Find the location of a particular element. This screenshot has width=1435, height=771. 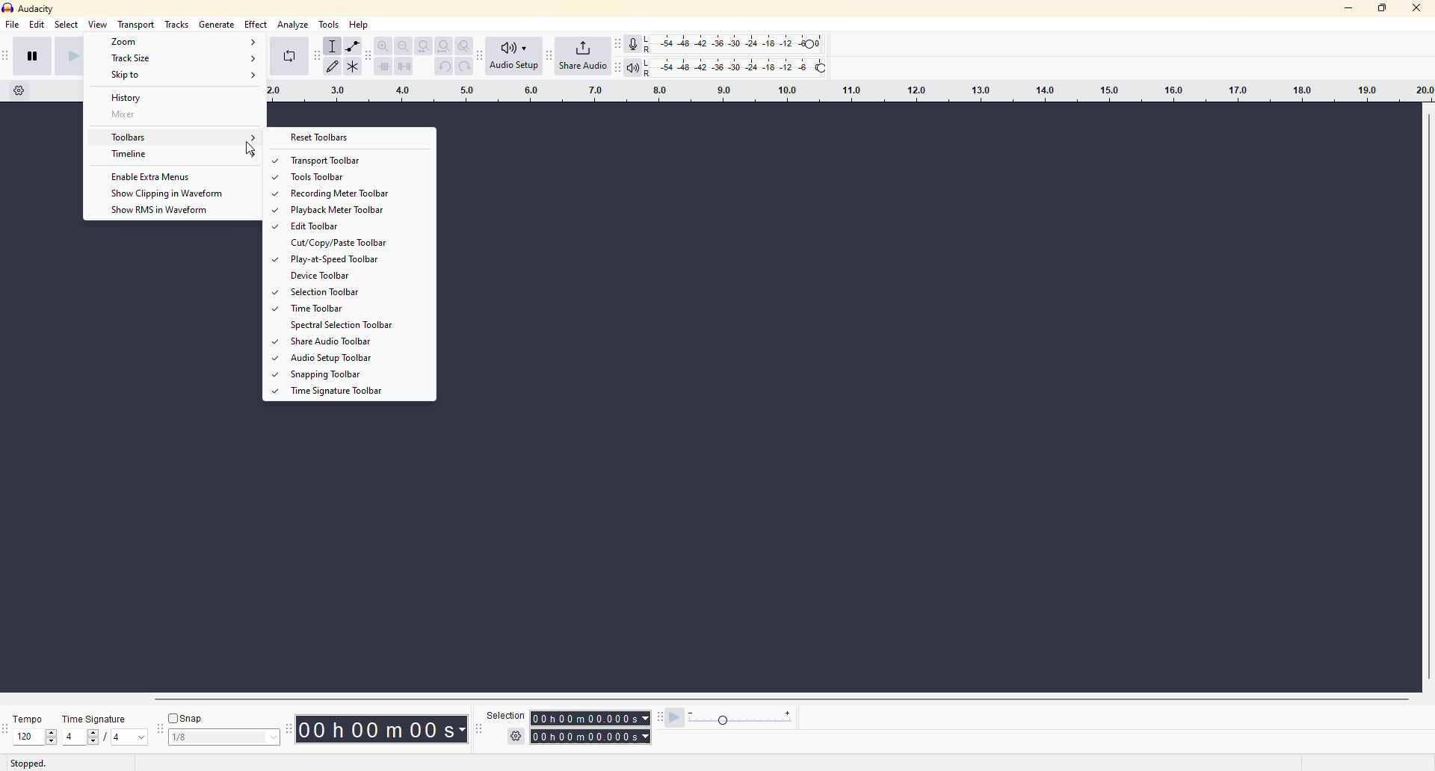

envelope tool is located at coordinates (354, 46).